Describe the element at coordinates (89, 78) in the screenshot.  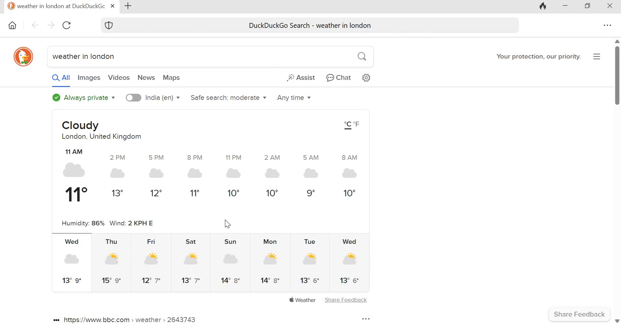
I see `Images` at that location.